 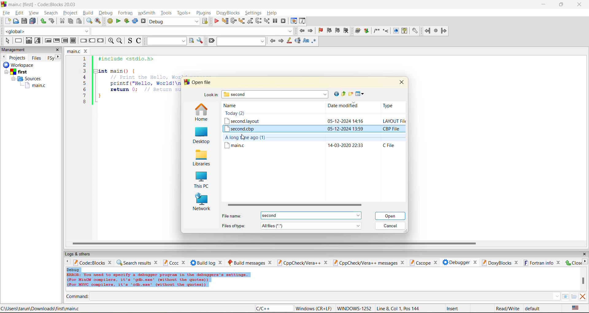 I want to click on close, so click(x=325, y=263).